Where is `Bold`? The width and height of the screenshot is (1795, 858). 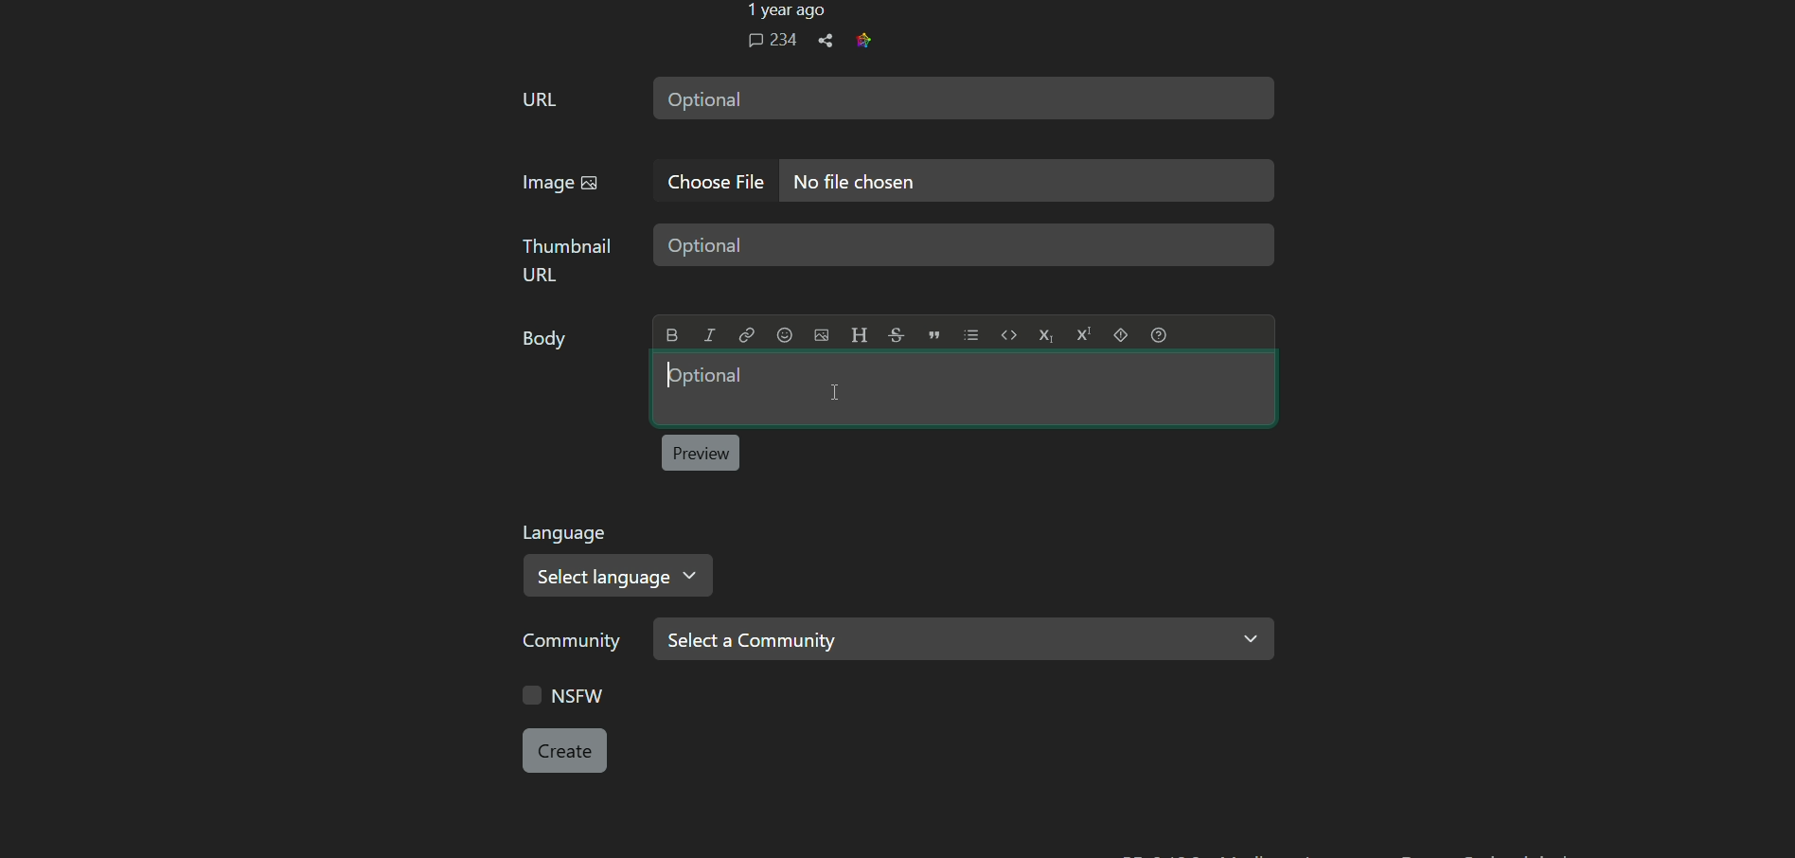
Bold is located at coordinates (673, 335).